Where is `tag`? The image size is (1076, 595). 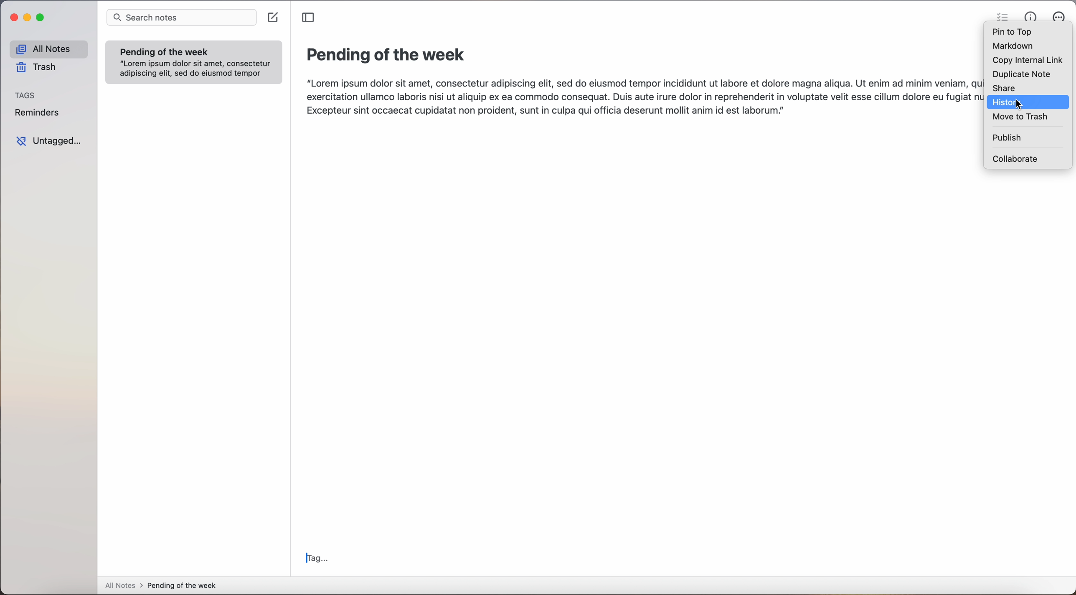 tag is located at coordinates (319, 559).